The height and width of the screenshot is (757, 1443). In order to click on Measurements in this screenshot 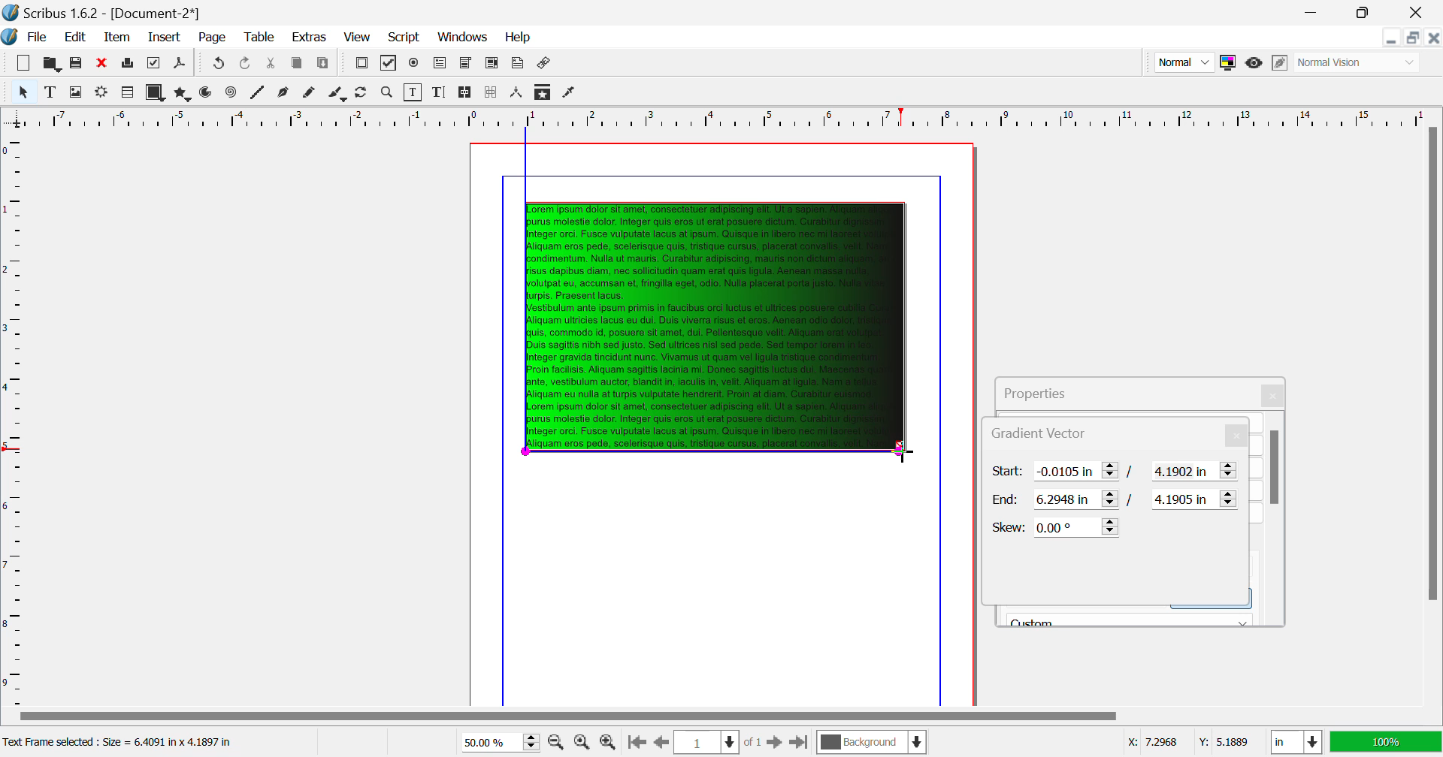, I will do `click(518, 94)`.